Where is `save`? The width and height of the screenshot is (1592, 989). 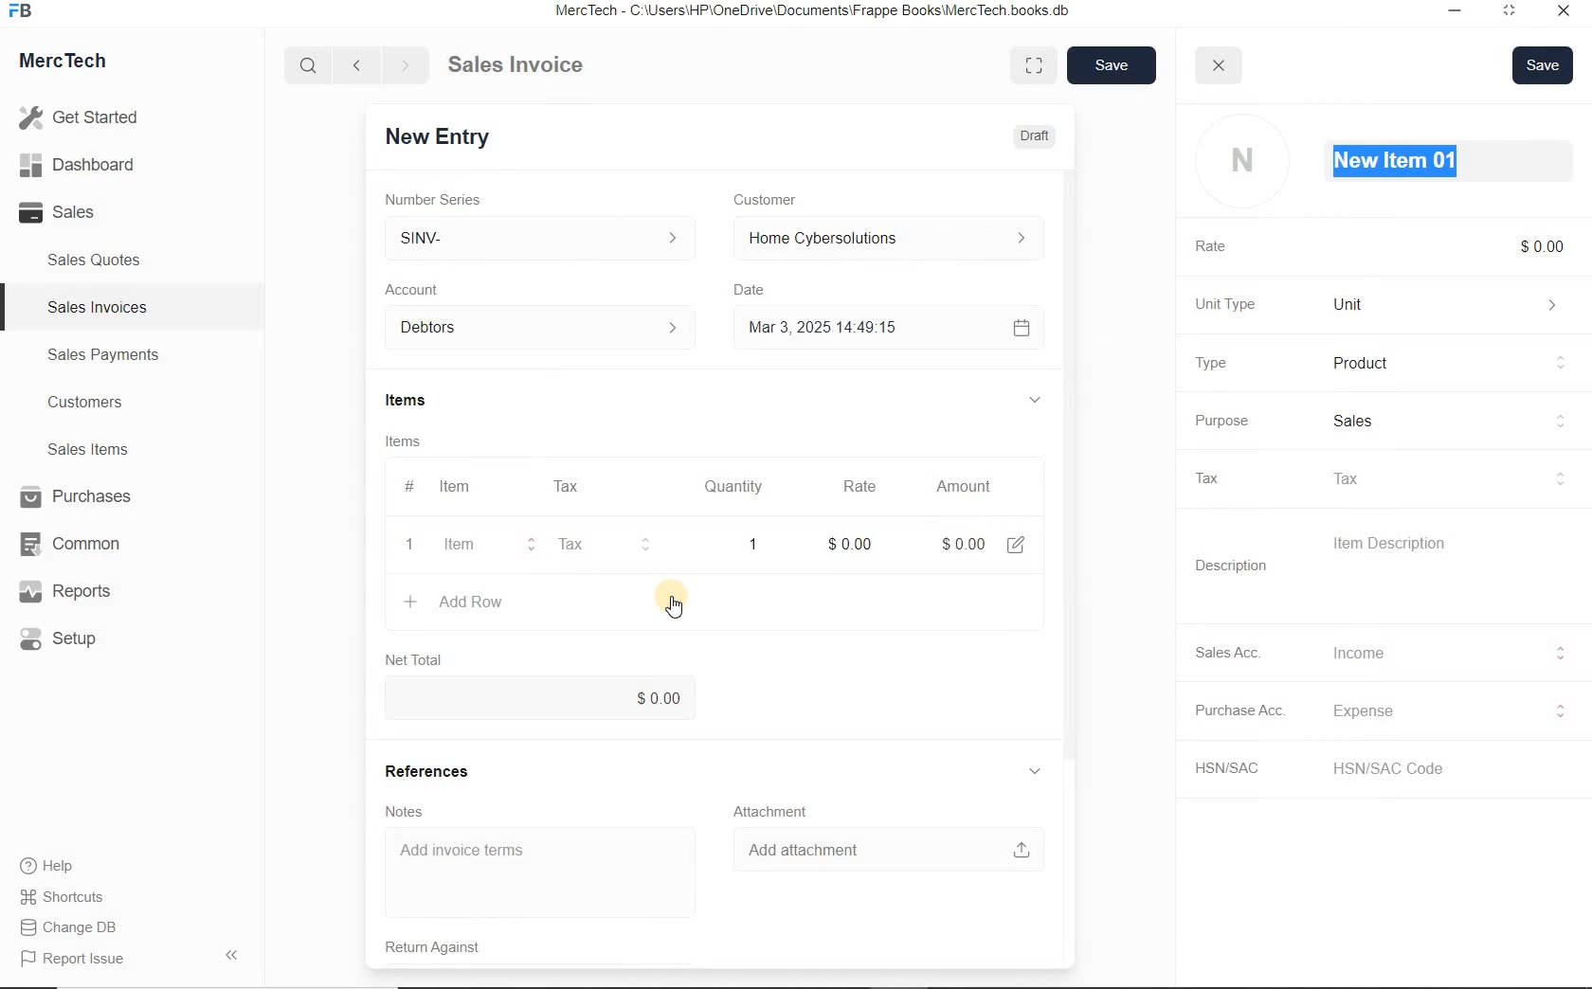 save is located at coordinates (1113, 65).